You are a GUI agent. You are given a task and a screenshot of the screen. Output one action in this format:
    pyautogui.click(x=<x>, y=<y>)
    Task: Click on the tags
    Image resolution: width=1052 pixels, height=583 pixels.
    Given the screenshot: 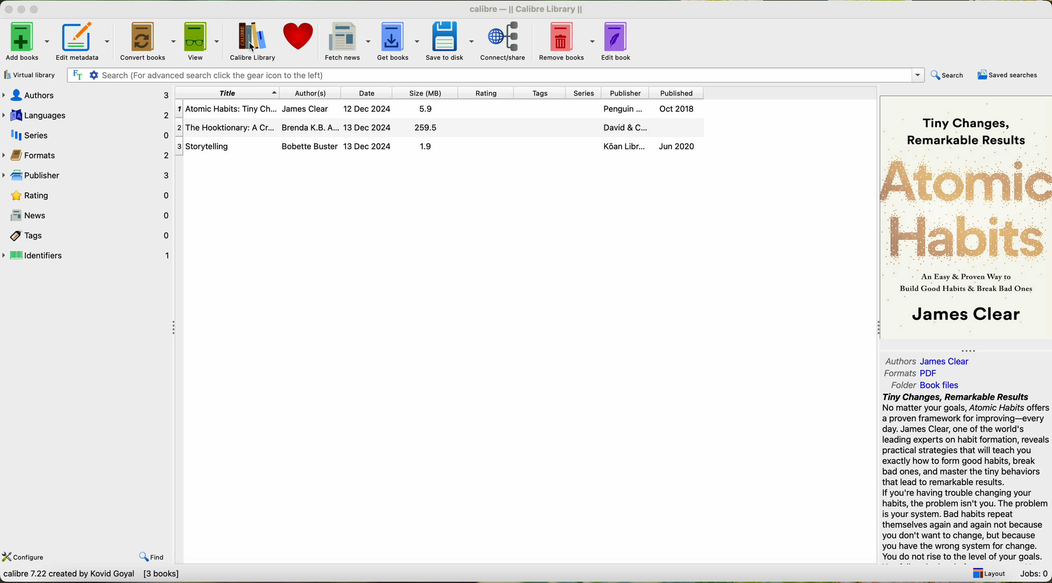 What is the action you would take?
    pyautogui.click(x=543, y=93)
    